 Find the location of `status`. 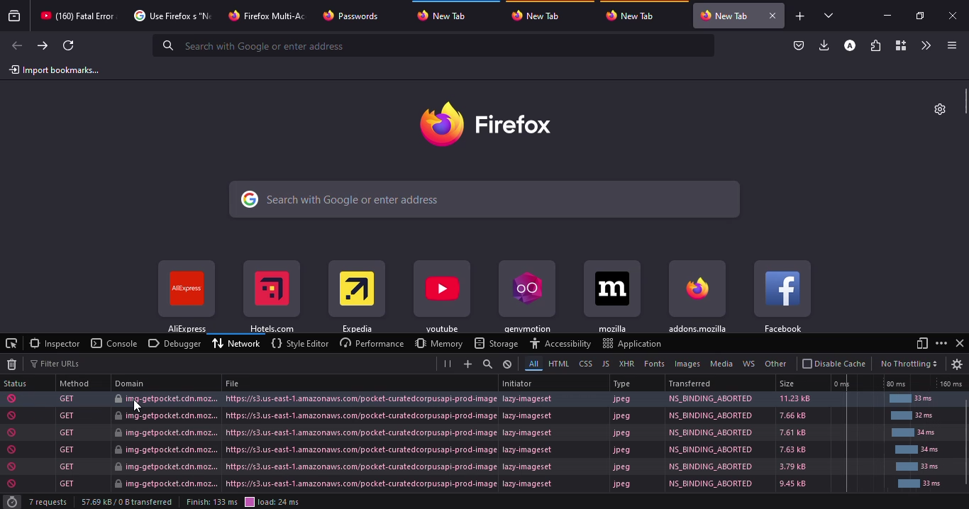

status is located at coordinates (473, 483).